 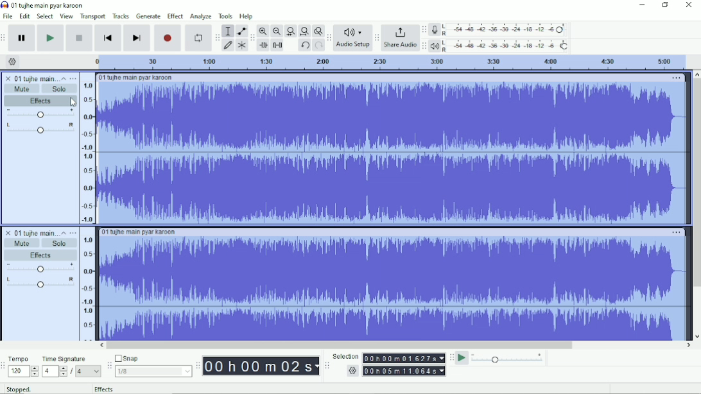 I want to click on Volume, so click(x=40, y=269).